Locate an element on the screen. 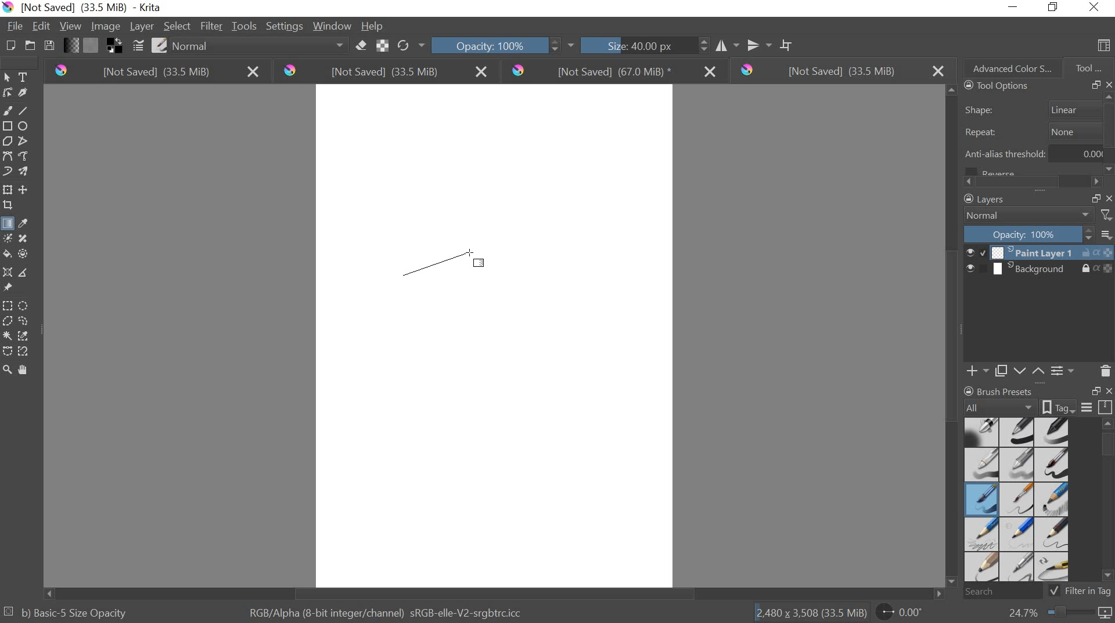 This screenshot has height=623, width=1115. continuous selection is located at coordinates (7, 335).